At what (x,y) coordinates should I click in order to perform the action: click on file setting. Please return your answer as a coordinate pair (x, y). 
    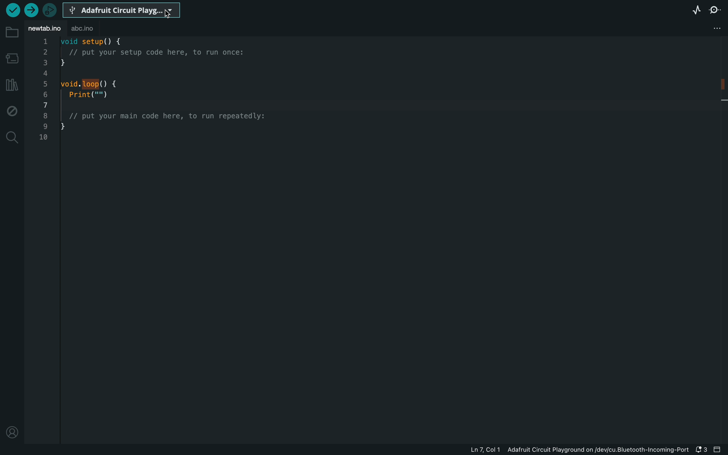
    Looking at the image, I should click on (718, 27).